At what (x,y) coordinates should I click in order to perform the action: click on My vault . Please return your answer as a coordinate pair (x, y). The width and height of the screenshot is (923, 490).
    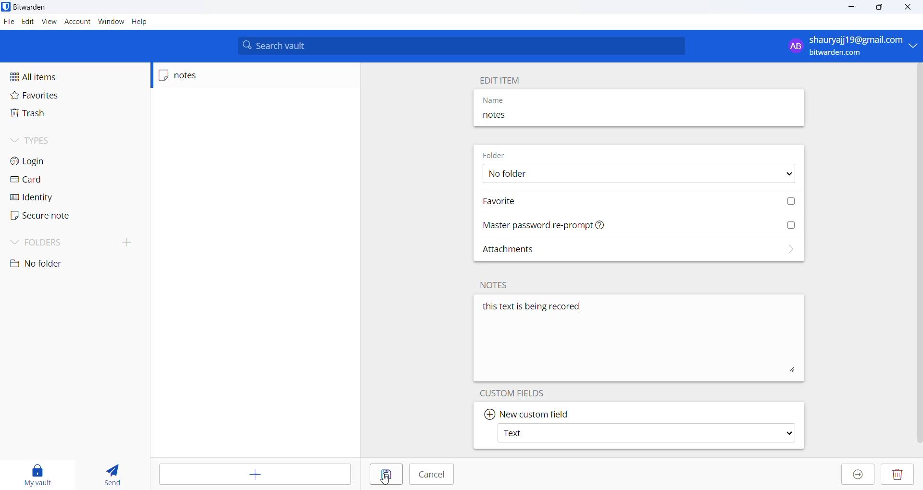
    Looking at the image, I should click on (36, 473).